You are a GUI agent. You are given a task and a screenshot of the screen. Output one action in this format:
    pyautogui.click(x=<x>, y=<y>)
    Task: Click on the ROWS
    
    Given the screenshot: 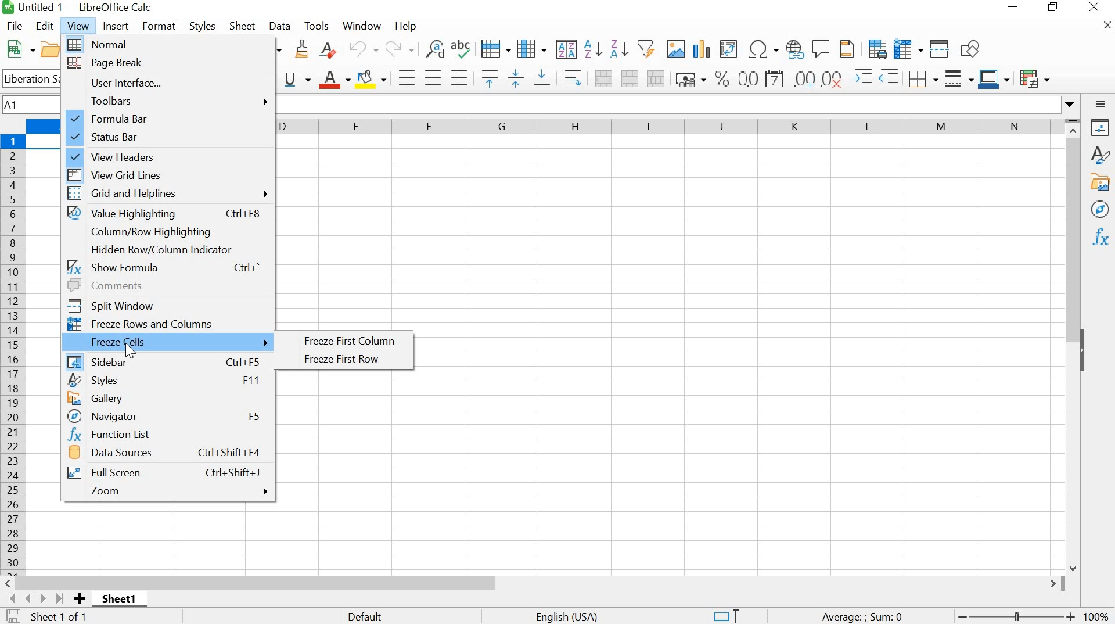 What is the action you would take?
    pyautogui.click(x=14, y=352)
    